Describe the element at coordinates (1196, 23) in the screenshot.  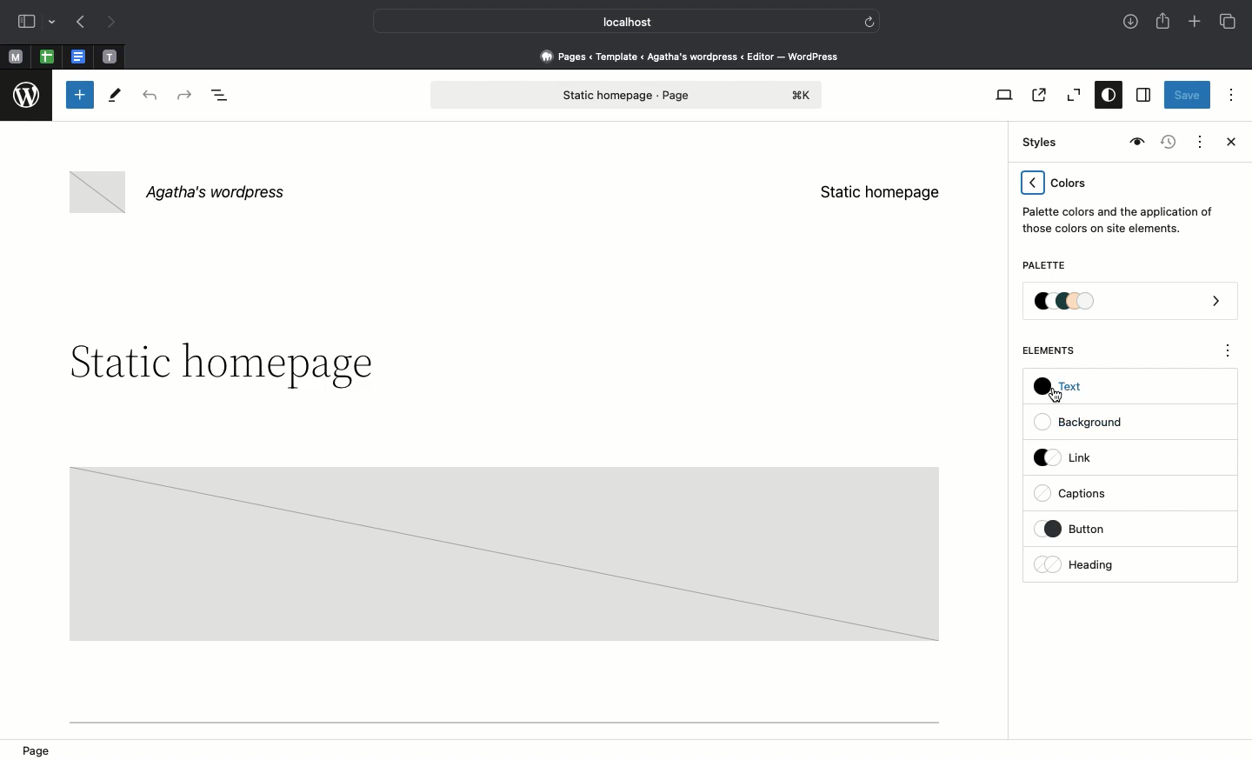
I see `Add new tab` at that location.